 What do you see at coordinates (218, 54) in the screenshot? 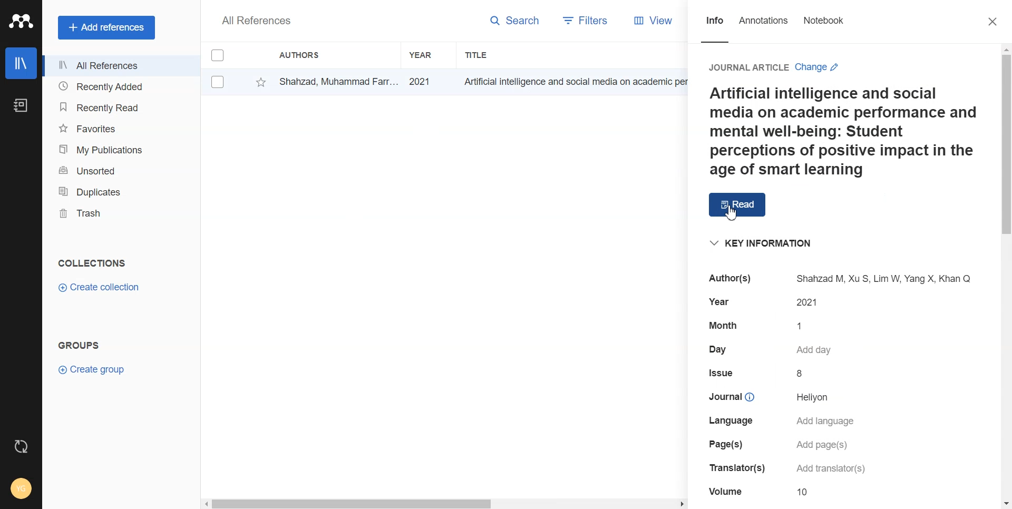
I see `Checkmarks` at bounding box center [218, 54].